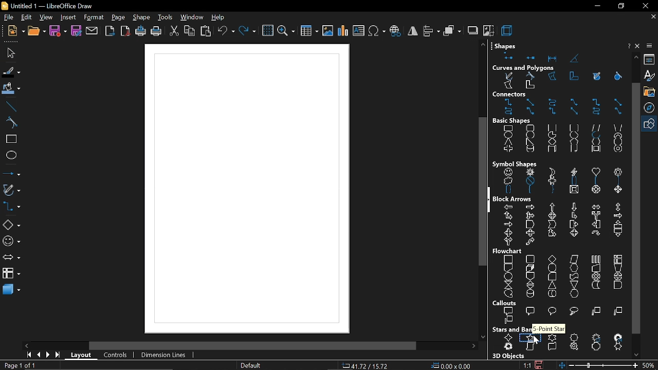 This screenshot has height=370, width=658. What do you see at coordinates (12, 191) in the screenshot?
I see `curves and polygons` at bounding box center [12, 191].